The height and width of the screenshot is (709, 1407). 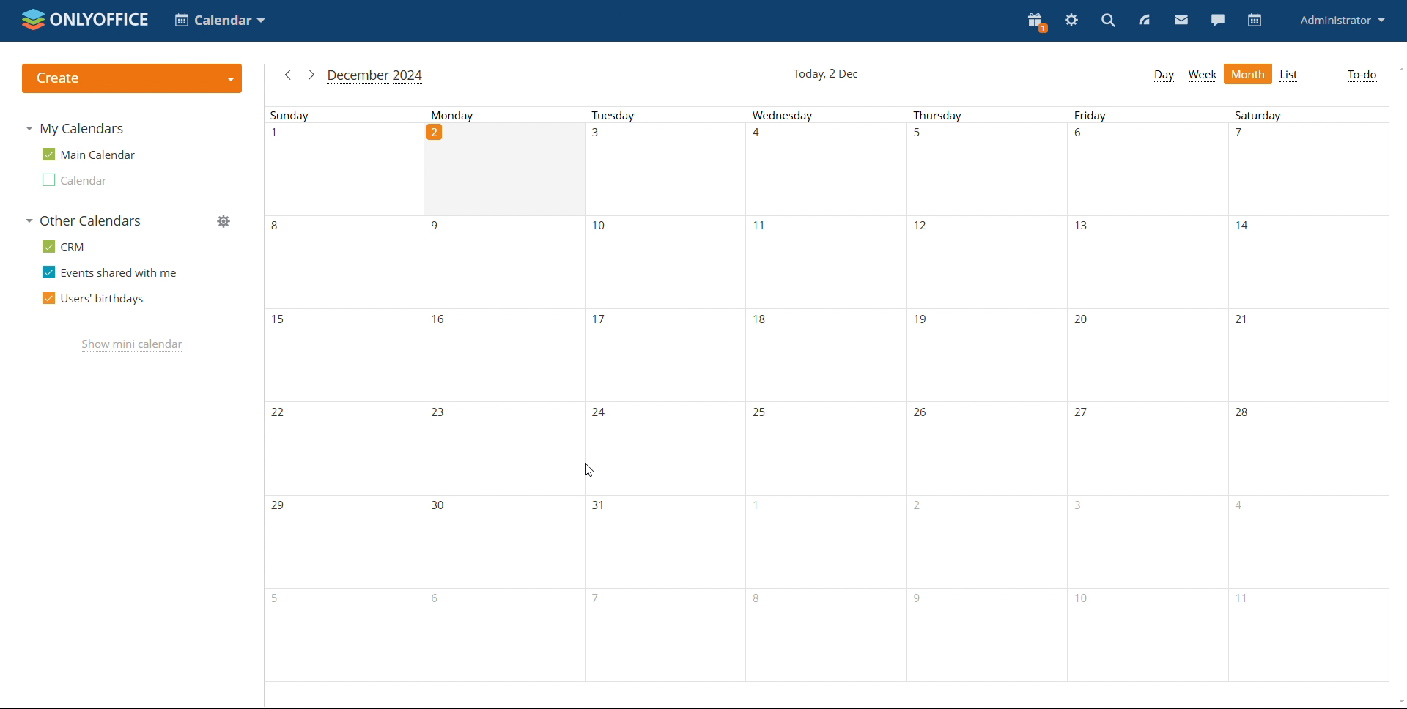 What do you see at coordinates (82, 180) in the screenshot?
I see `other calendar` at bounding box center [82, 180].